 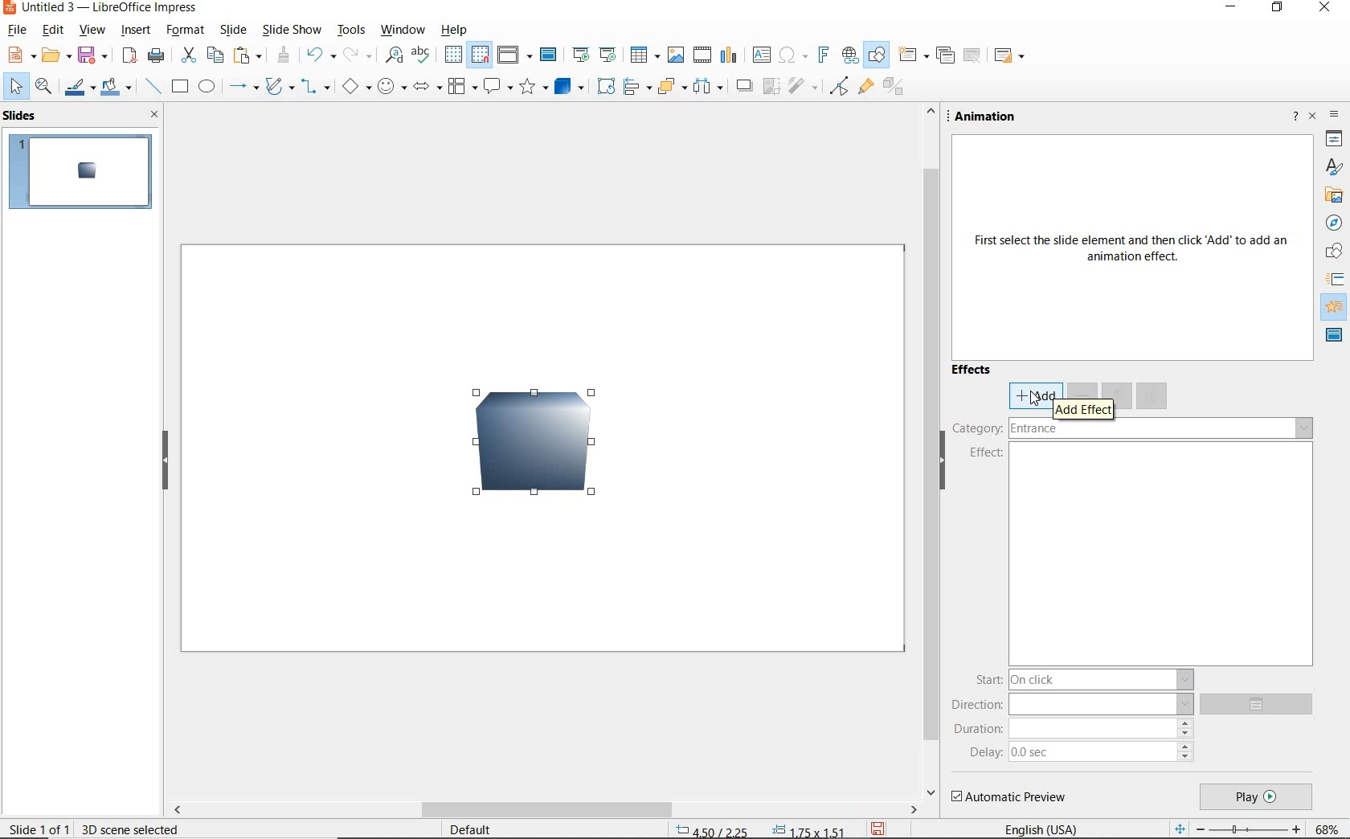 I want to click on insert table, so click(x=644, y=55).